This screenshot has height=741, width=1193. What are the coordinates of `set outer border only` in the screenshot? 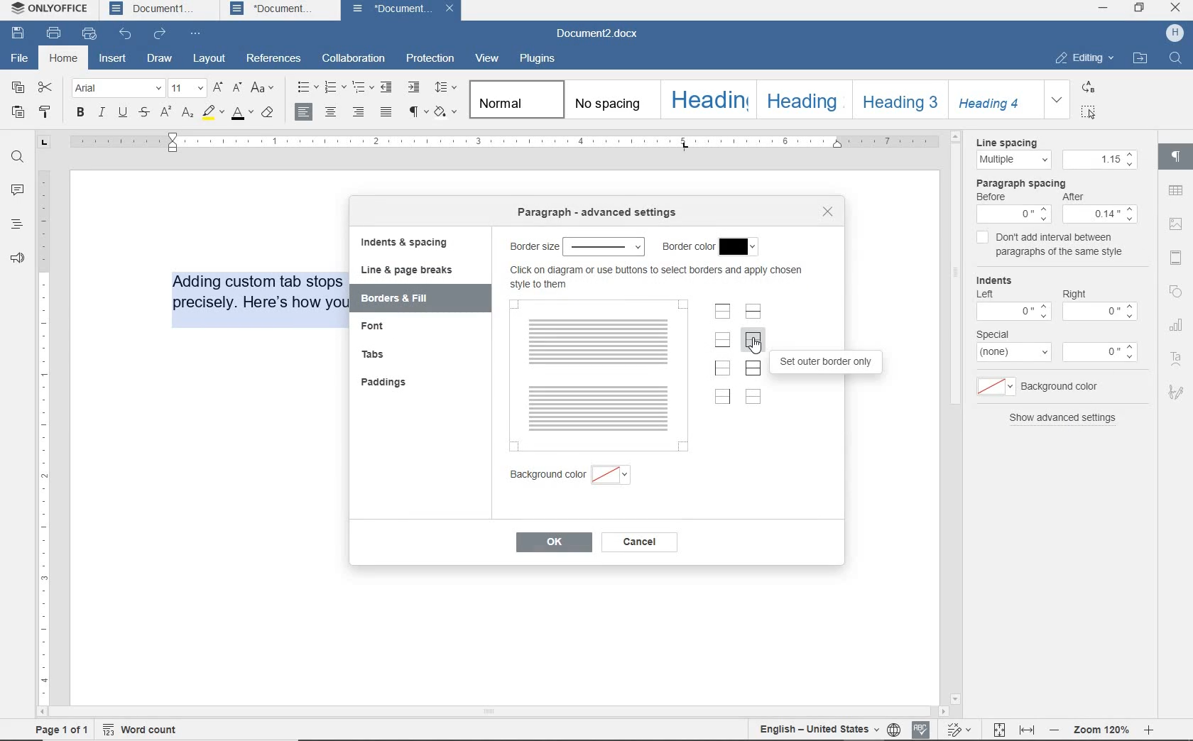 It's located at (754, 342).